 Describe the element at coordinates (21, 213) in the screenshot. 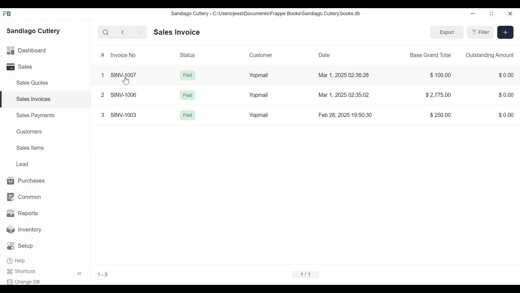

I see `Reports` at that location.